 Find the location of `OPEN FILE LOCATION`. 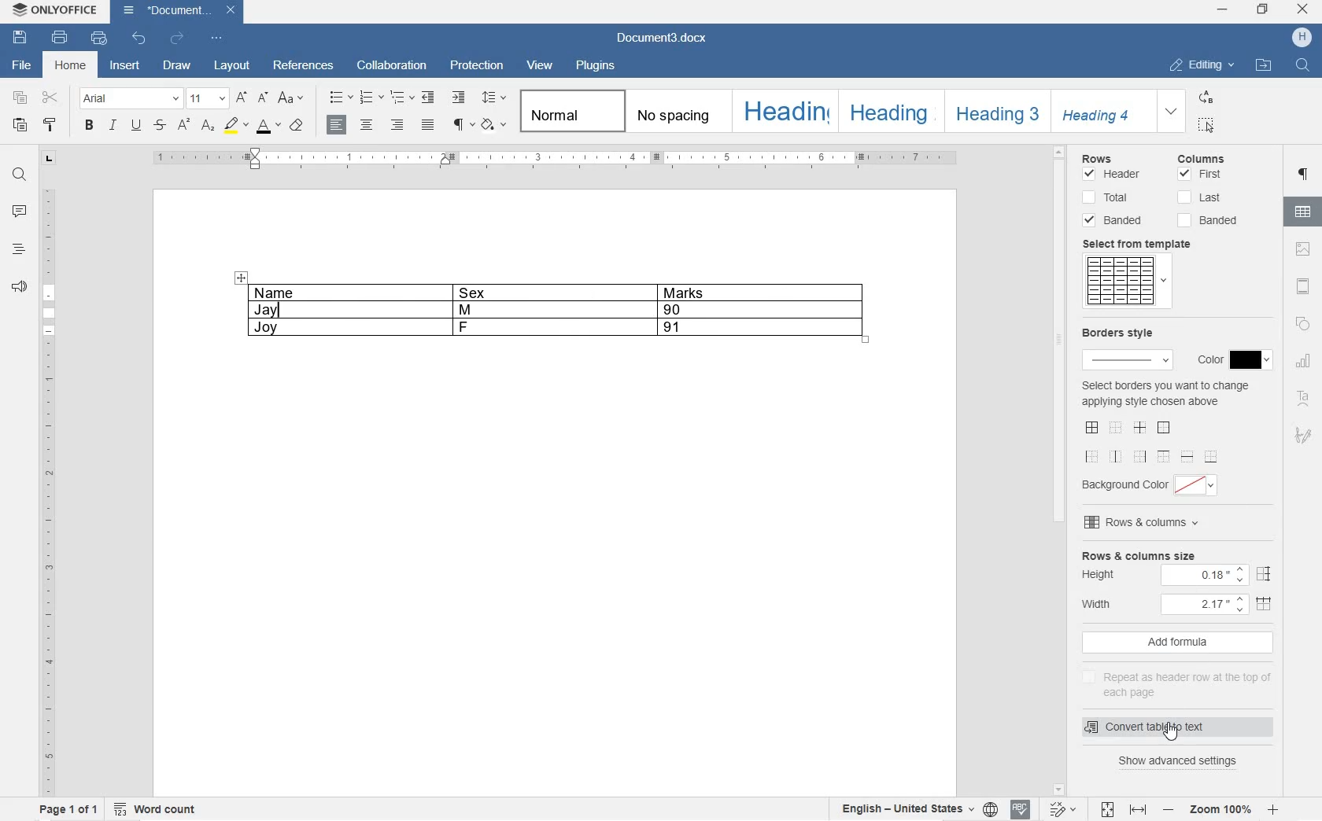

OPEN FILE LOCATION is located at coordinates (1261, 66).